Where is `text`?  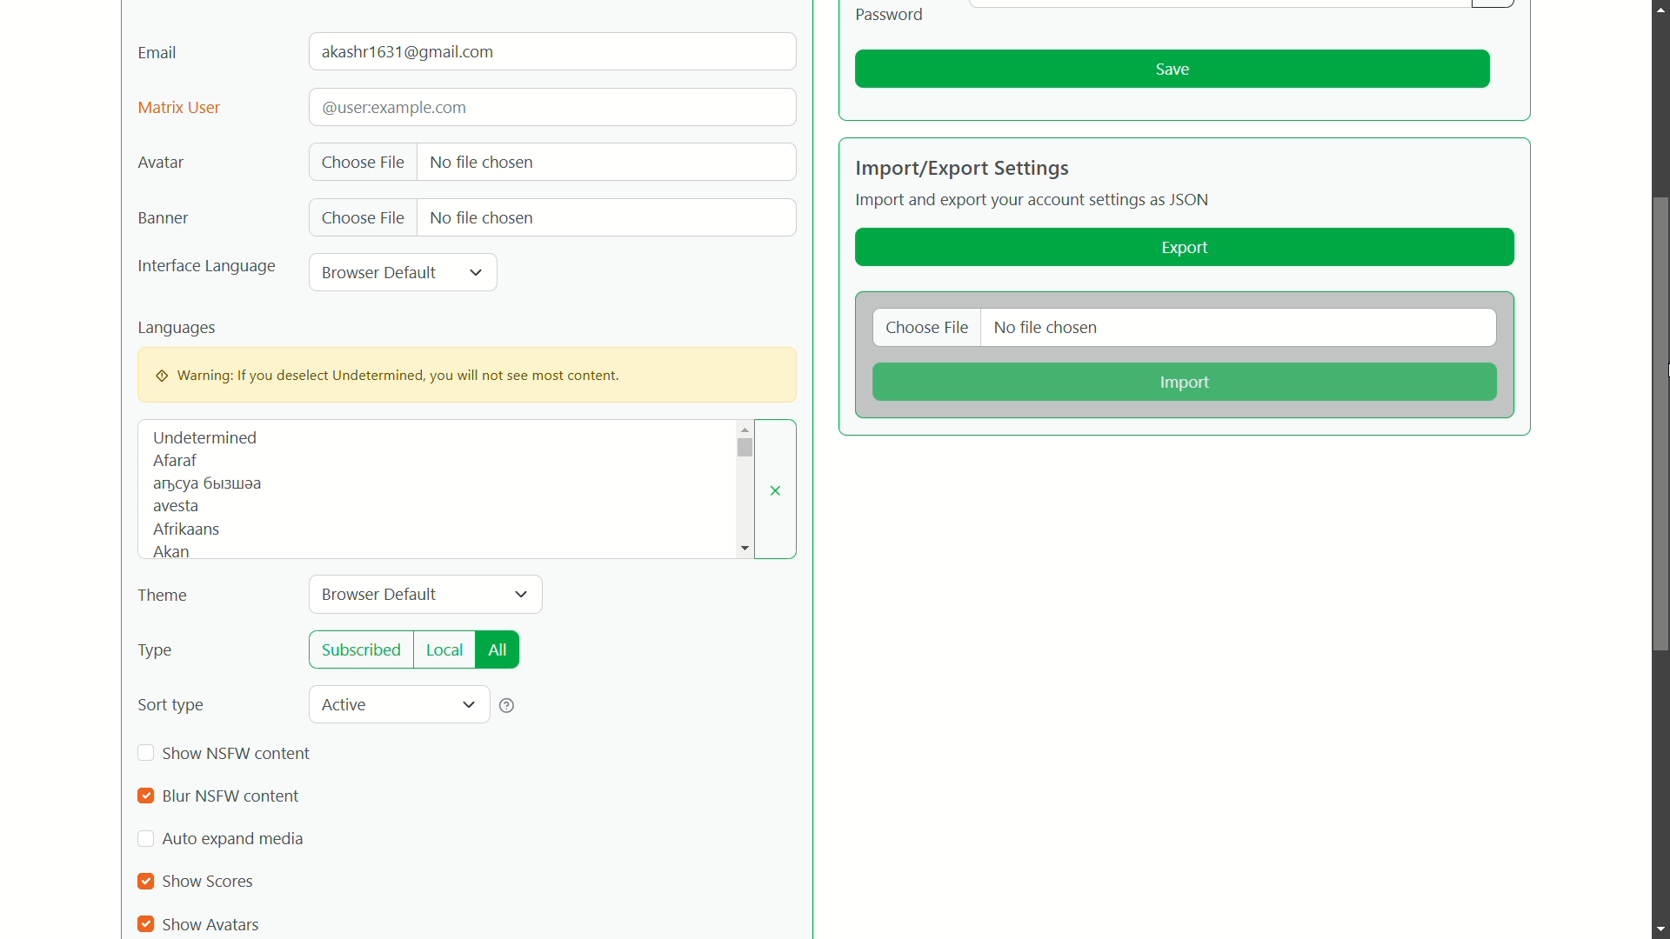
text is located at coordinates (392, 107).